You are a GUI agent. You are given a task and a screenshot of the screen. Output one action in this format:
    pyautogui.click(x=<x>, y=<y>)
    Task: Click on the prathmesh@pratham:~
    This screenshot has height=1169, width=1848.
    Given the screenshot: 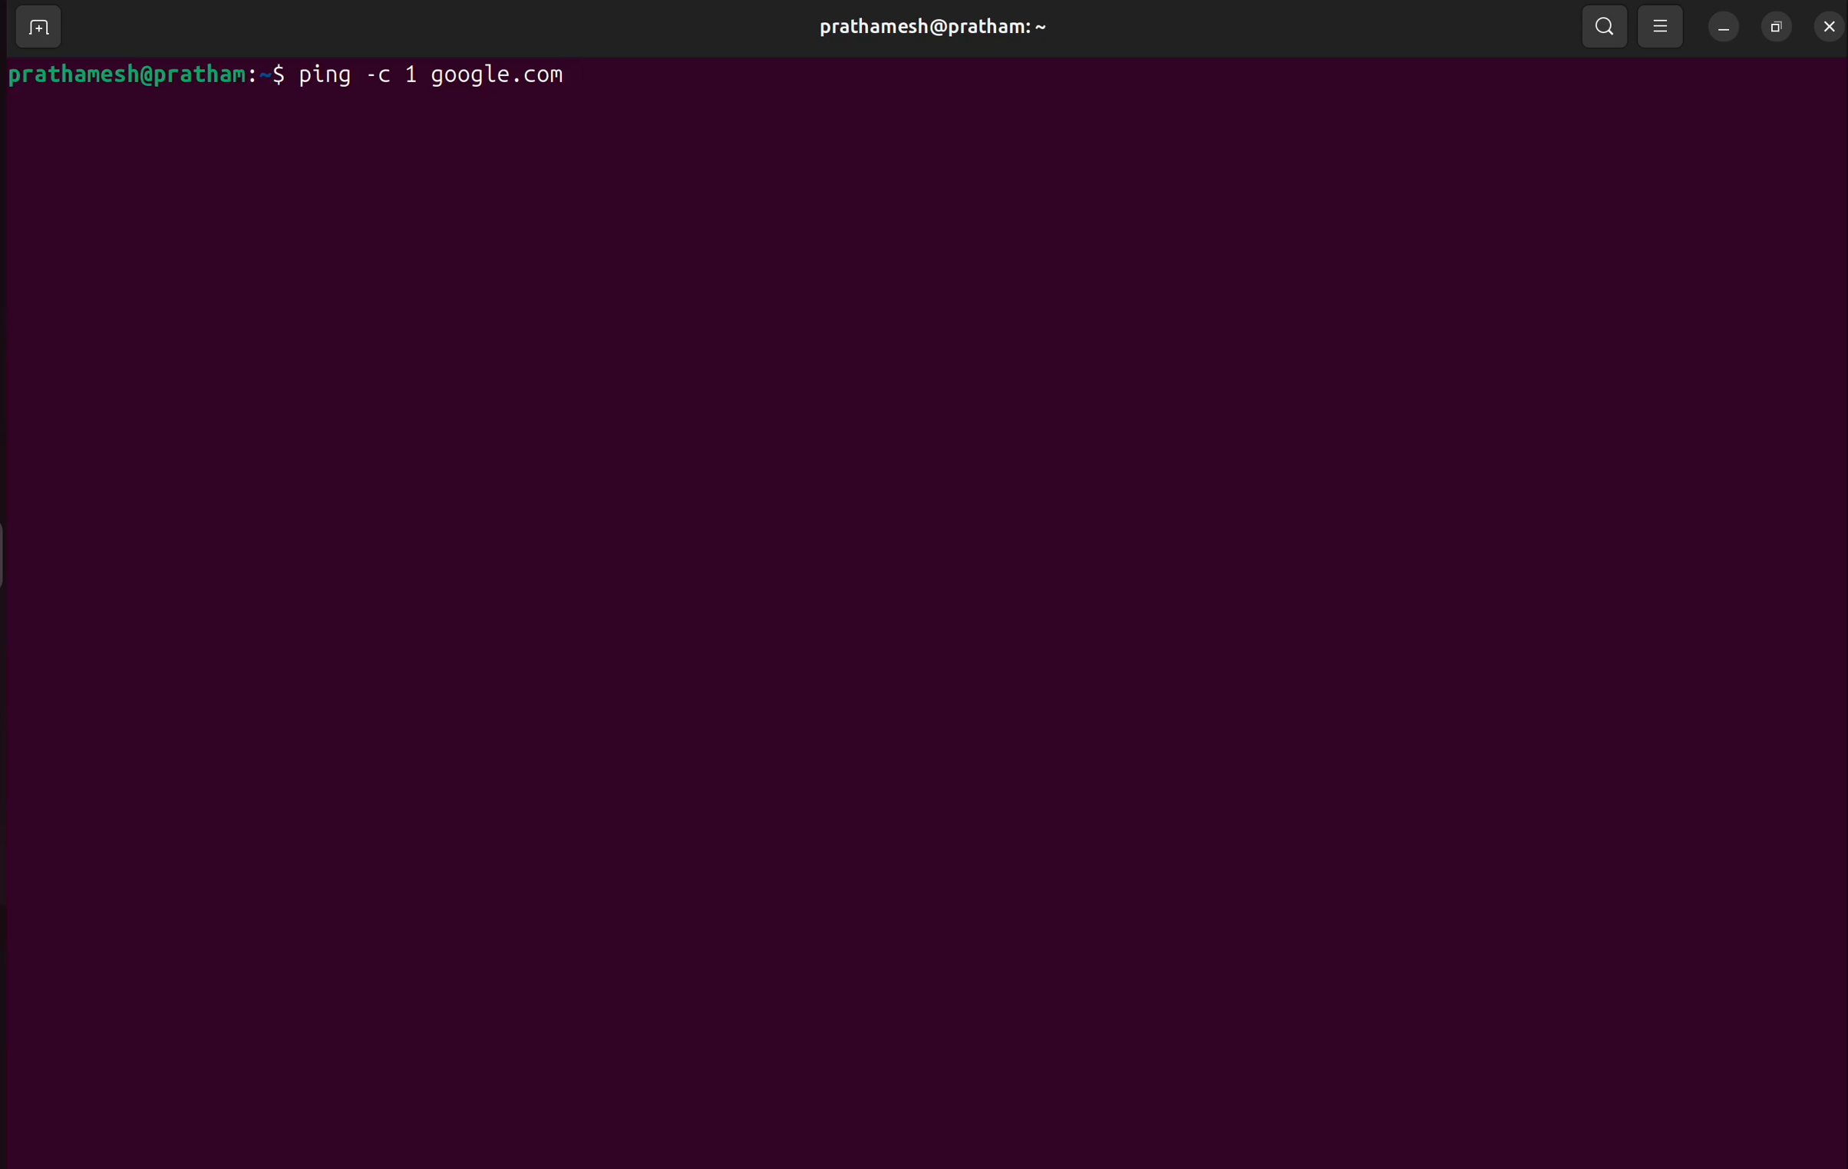 What is the action you would take?
    pyautogui.click(x=932, y=27)
    